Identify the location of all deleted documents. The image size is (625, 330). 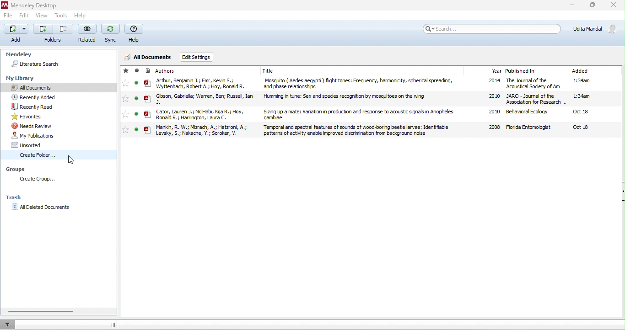
(43, 207).